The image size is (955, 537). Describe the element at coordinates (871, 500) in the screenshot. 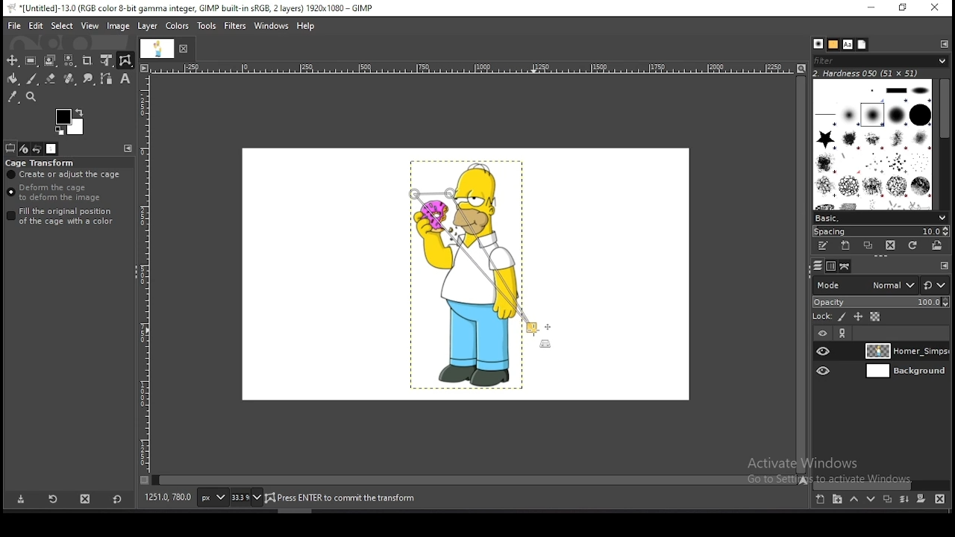

I see `move layer one step down` at that location.